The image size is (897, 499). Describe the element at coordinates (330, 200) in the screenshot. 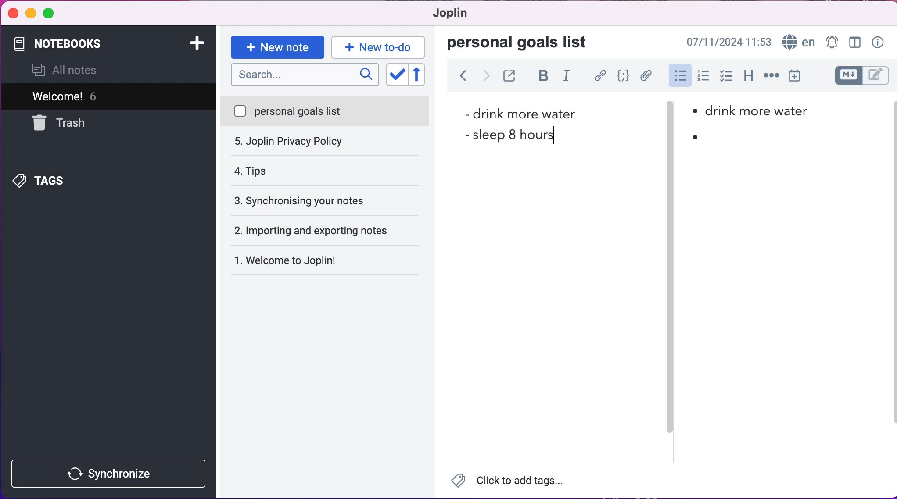

I see `importing and exporting notes` at that location.